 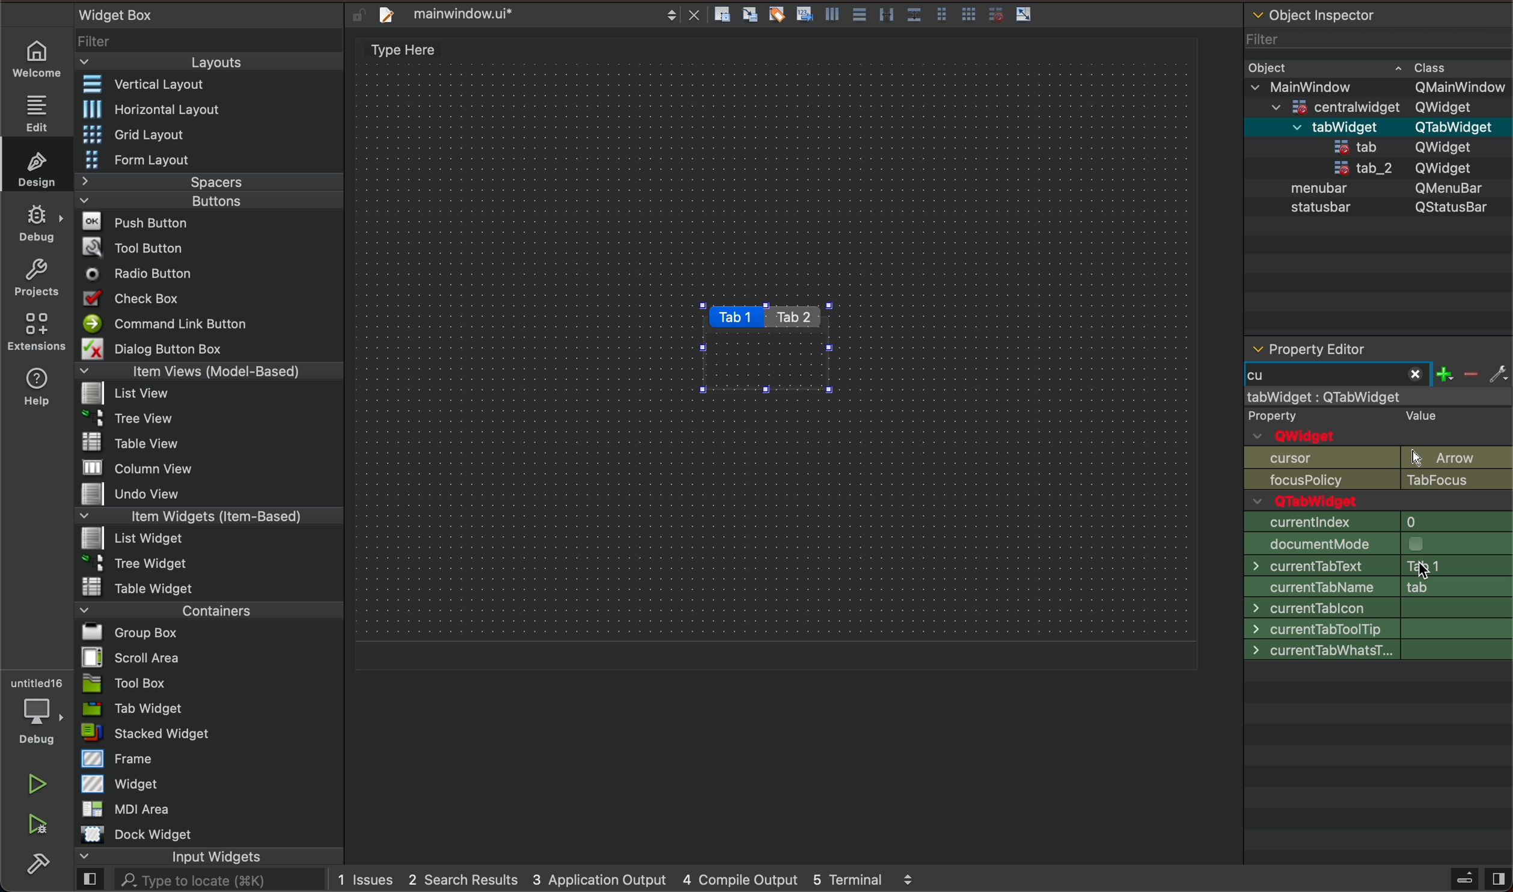 I want to click on ~ 3 Tree Widget, so click(x=126, y=563).